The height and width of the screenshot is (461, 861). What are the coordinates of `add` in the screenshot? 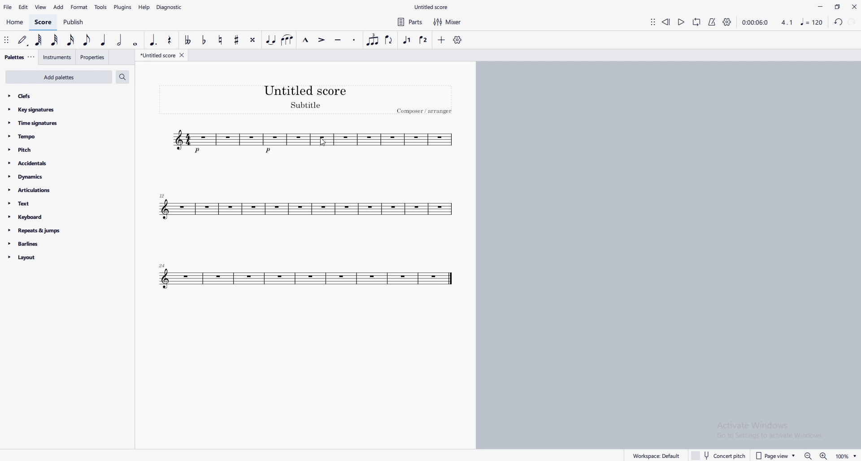 It's located at (59, 7).